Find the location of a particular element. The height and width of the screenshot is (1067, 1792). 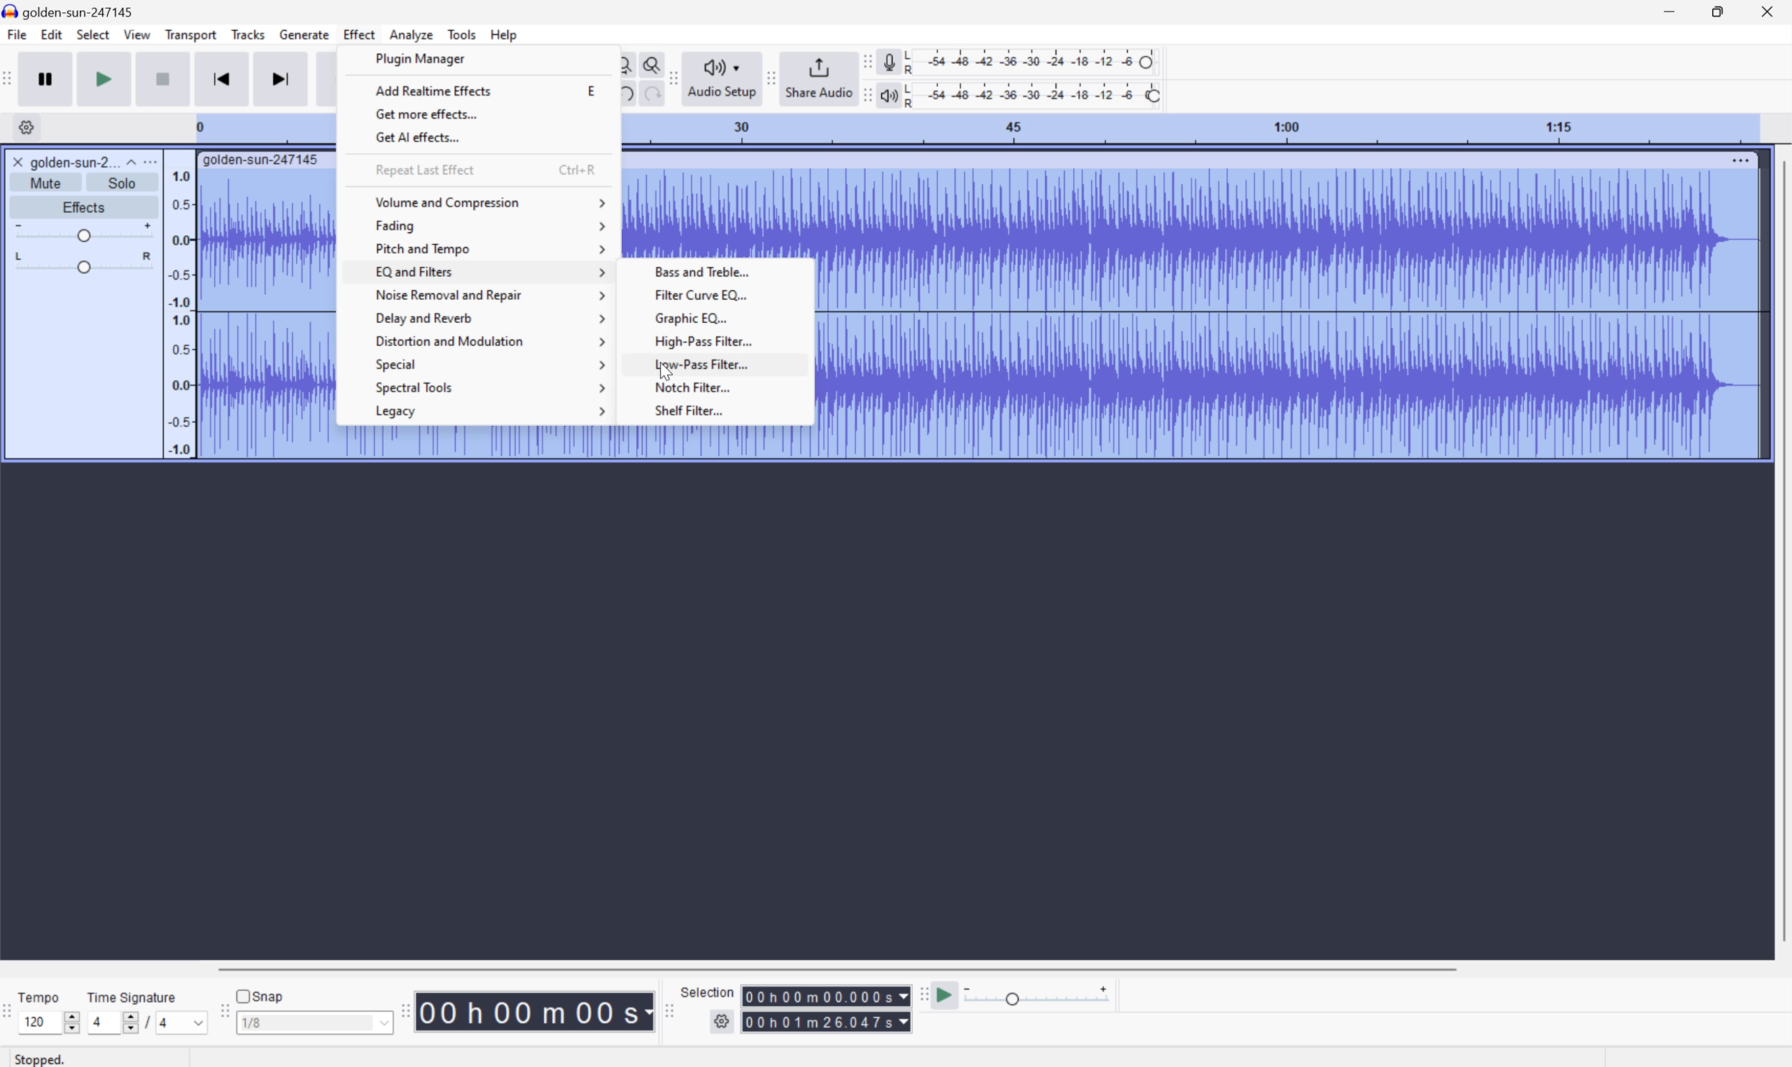

Ctrl+R is located at coordinates (578, 168).